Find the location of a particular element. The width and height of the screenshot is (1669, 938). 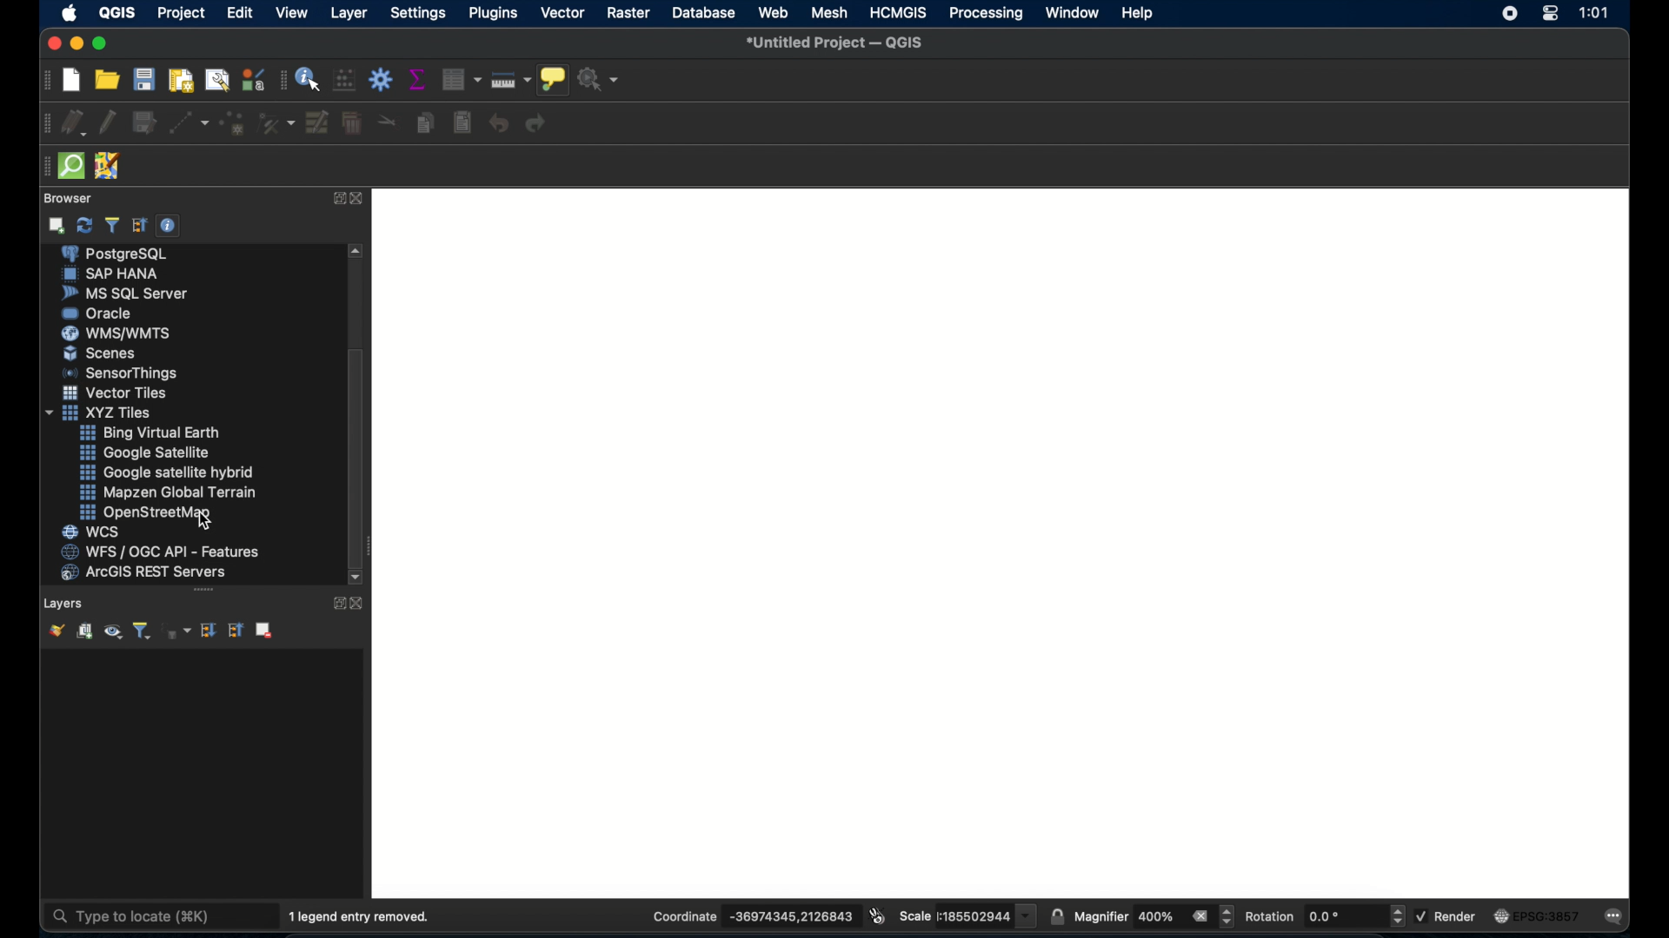

quick osm is located at coordinates (70, 166).